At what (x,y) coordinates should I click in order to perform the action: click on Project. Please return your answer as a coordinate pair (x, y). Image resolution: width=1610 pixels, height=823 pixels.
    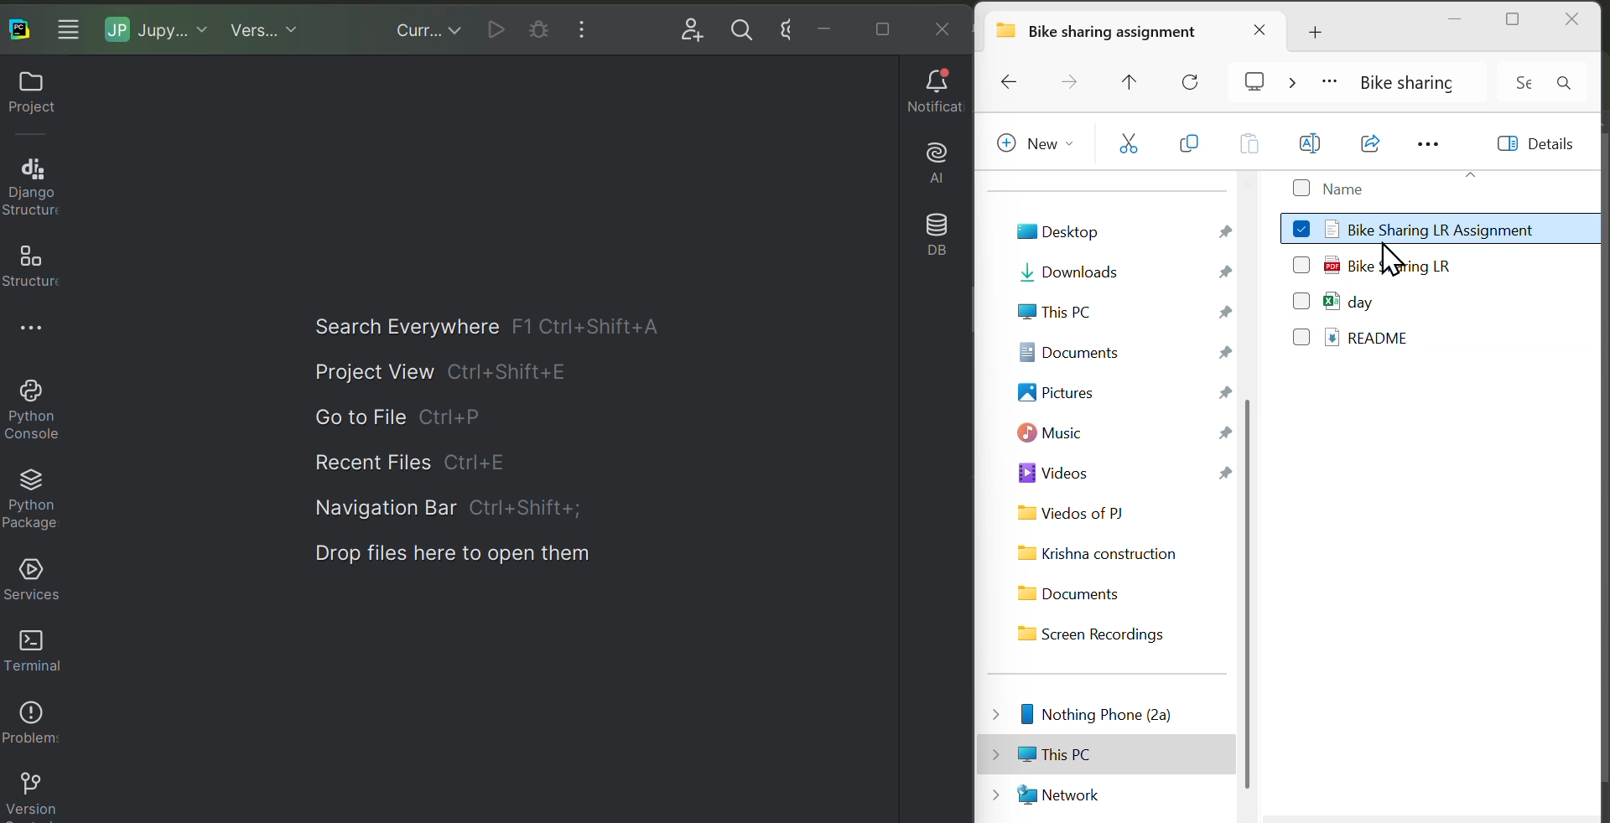
    Looking at the image, I should click on (34, 96).